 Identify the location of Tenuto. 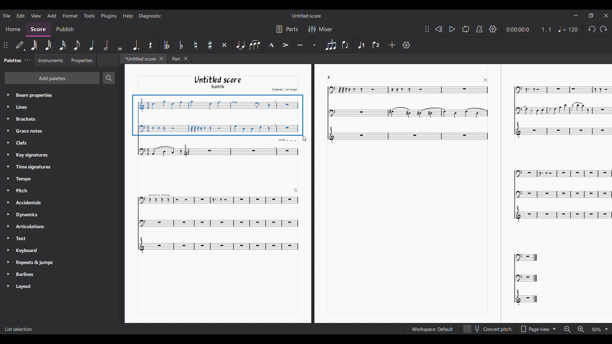
(300, 44).